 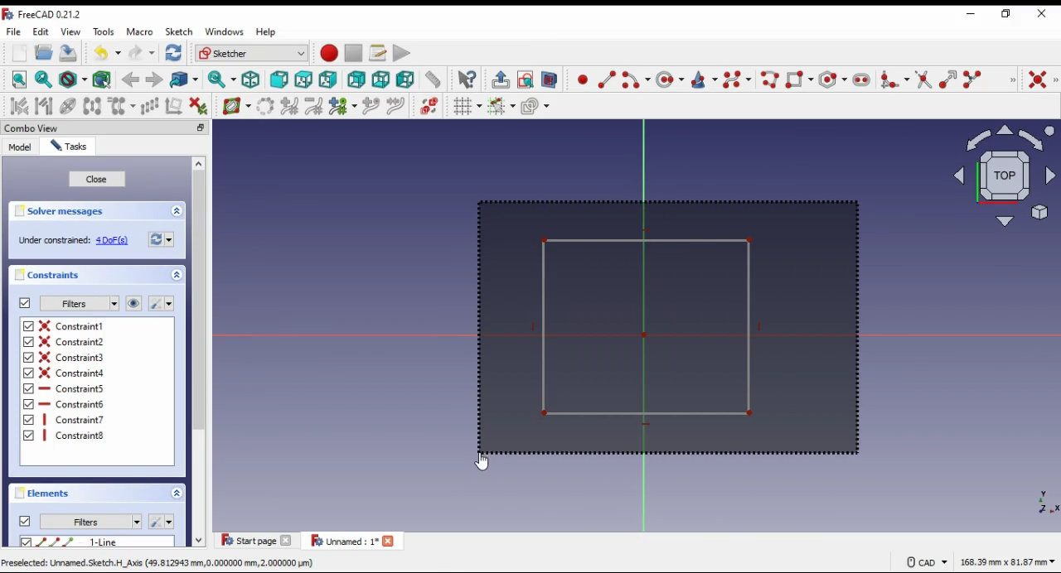 What do you see at coordinates (973, 78) in the screenshot?
I see `split edge` at bounding box center [973, 78].